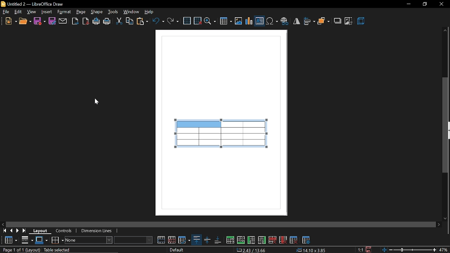  What do you see at coordinates (252, 250) in the screenshot?
I see `2.43/13.66` at bounding box center [252, 250].